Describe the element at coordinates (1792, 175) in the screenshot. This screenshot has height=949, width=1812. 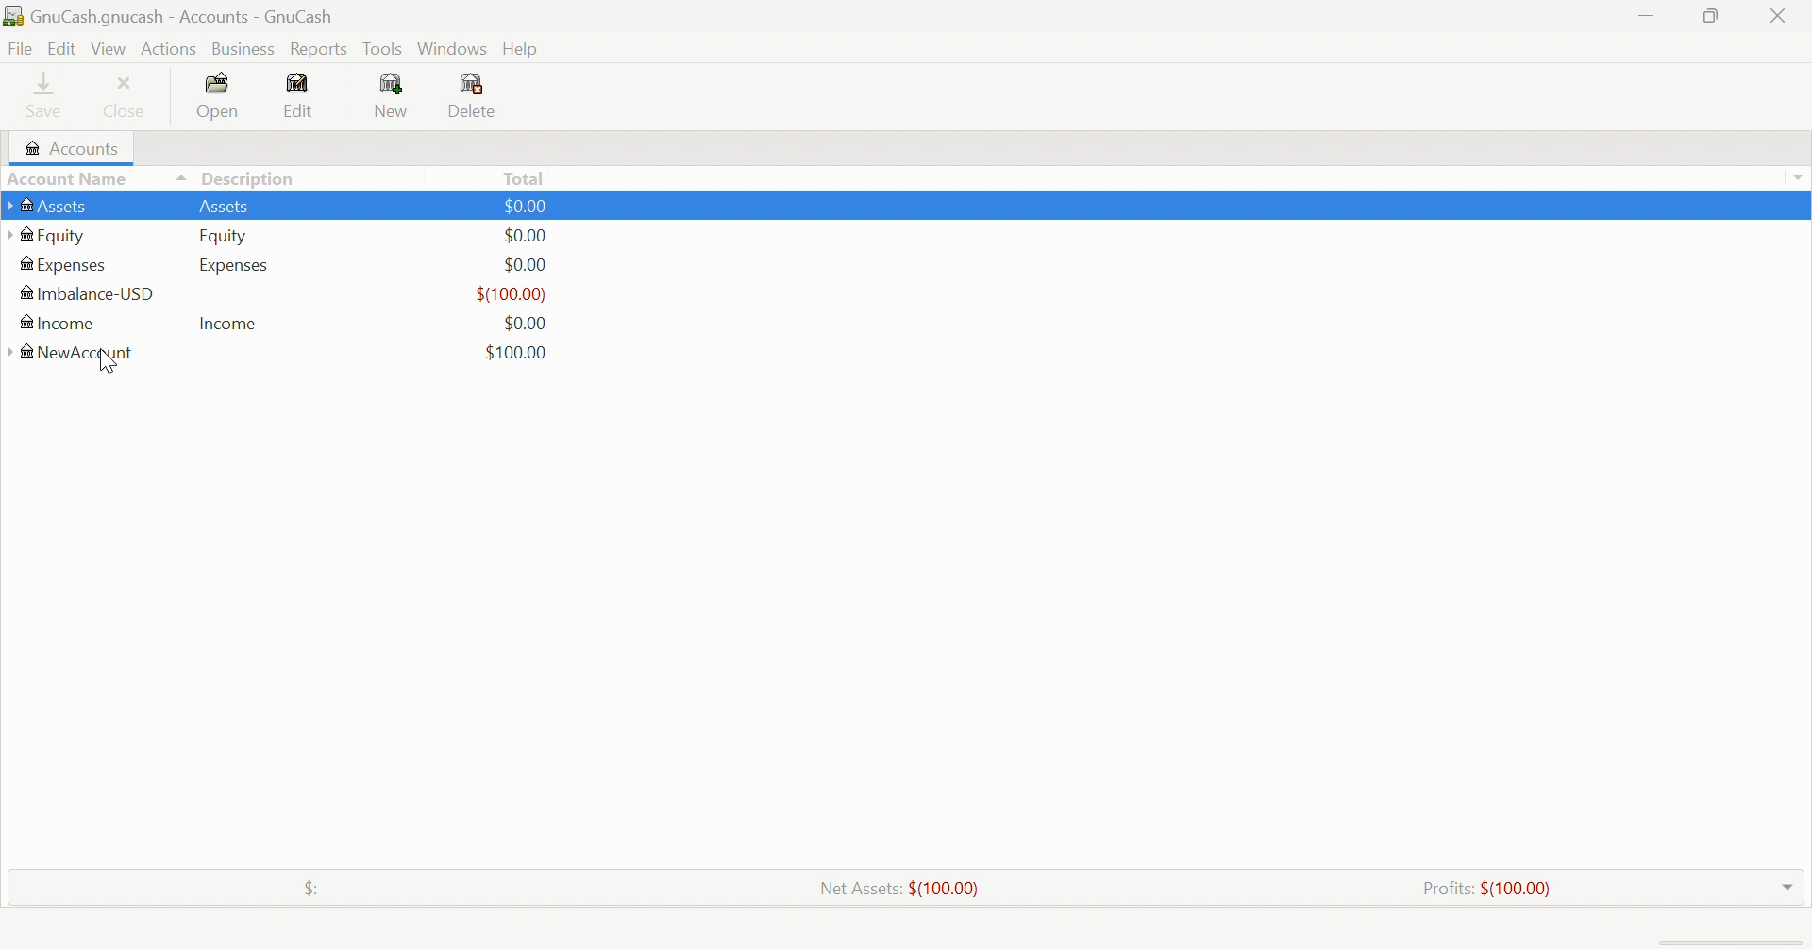
I see `Drop Down` at that location.